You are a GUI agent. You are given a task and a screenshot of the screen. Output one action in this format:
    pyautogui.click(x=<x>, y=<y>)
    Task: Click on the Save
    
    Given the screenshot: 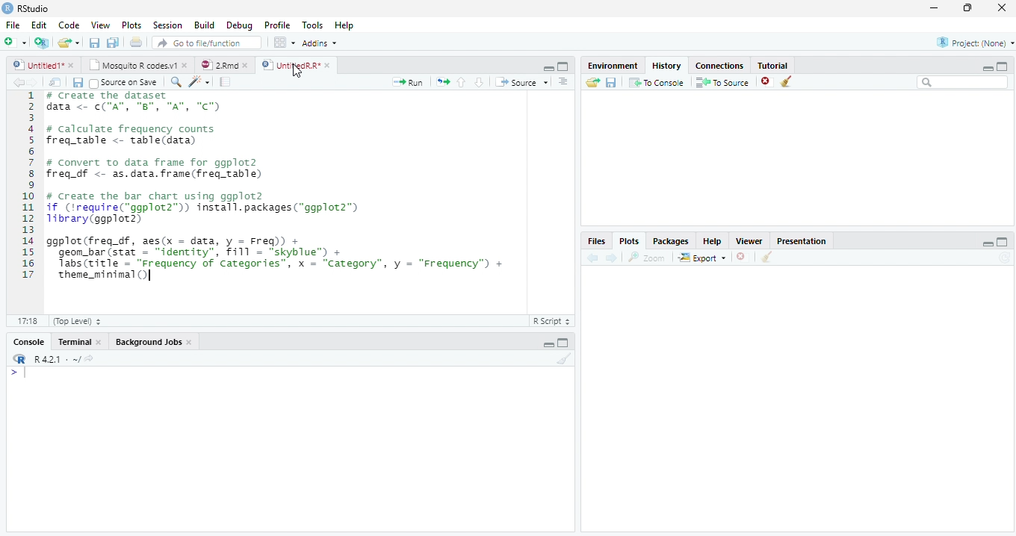 What is the action you would take?
    pyautogui.click(x=94, y=43)
    